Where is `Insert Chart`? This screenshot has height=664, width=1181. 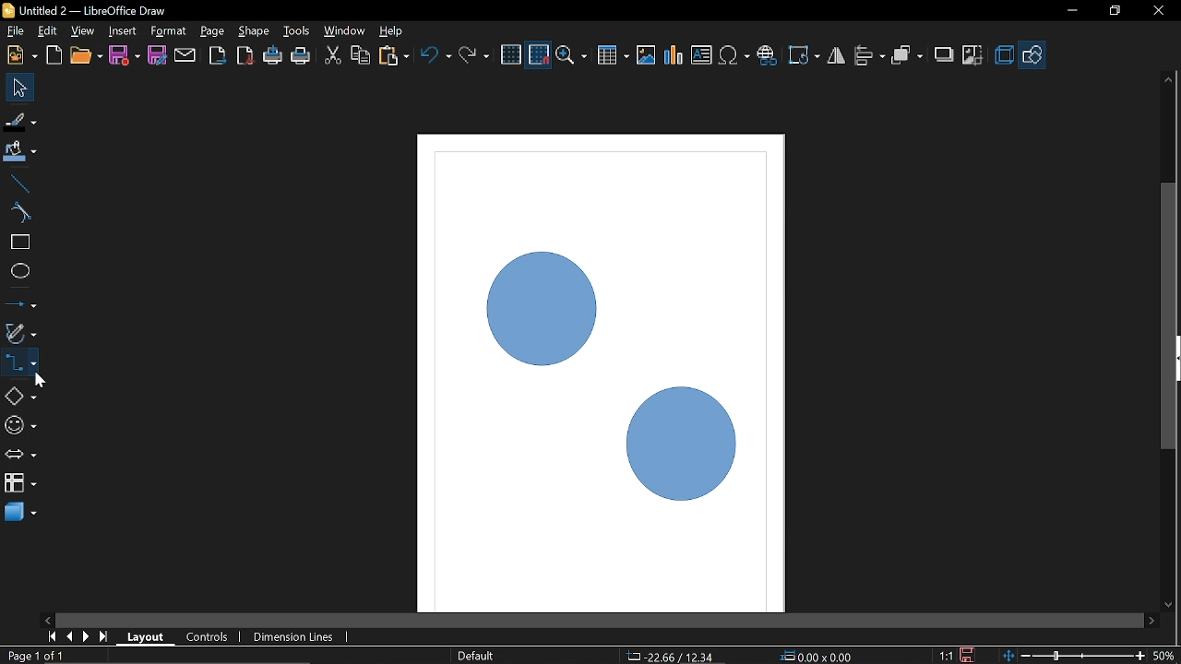
Insert Chart is located at coordinates (674, 56).